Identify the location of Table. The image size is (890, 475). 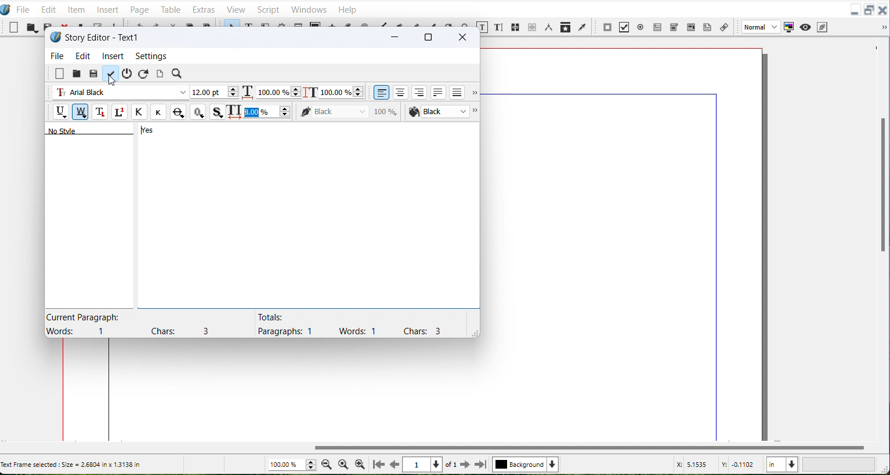
(171, 9).